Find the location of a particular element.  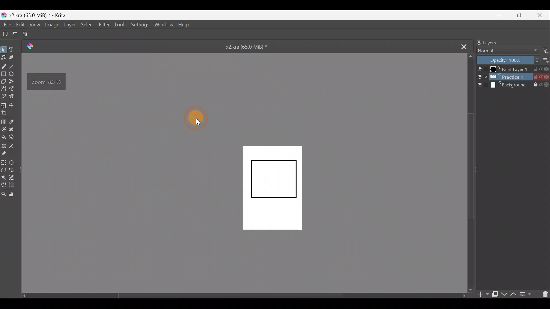

Enclose & fill tool is located at coordinates (15, 137).